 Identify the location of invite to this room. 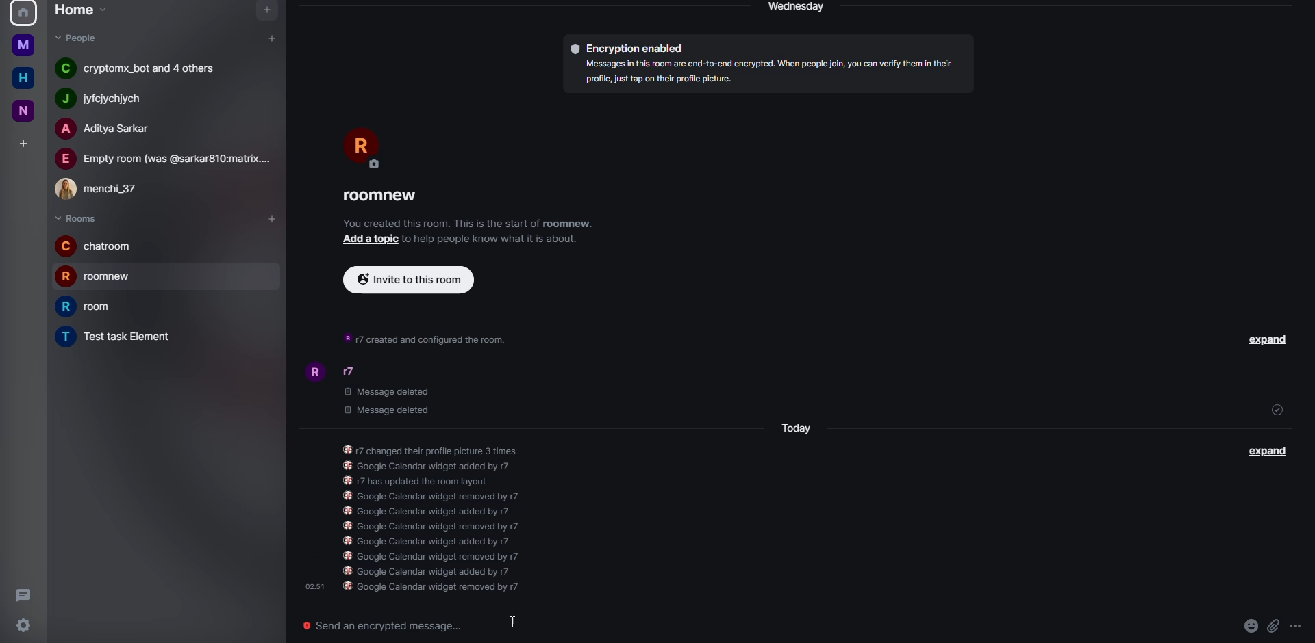
(409, 280).